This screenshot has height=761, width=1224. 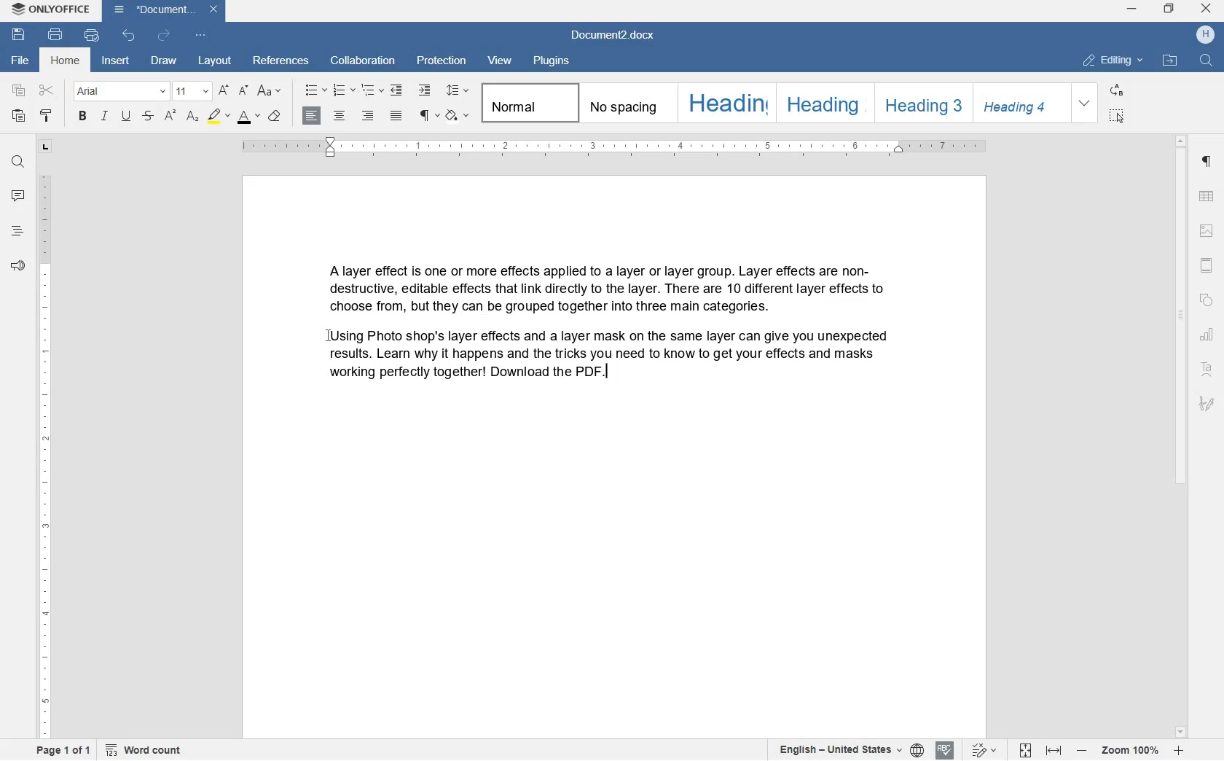 I want to click on HEADERS & FOOTERS, so click(x=1207, y=268).